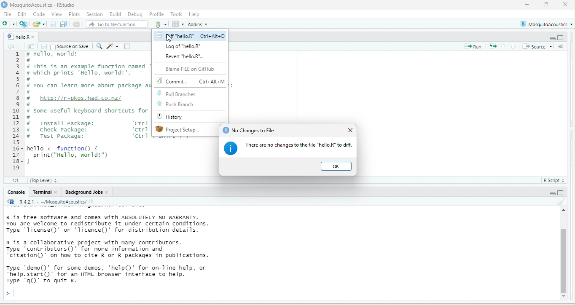  I want to click on clear console, so click(561, 201).